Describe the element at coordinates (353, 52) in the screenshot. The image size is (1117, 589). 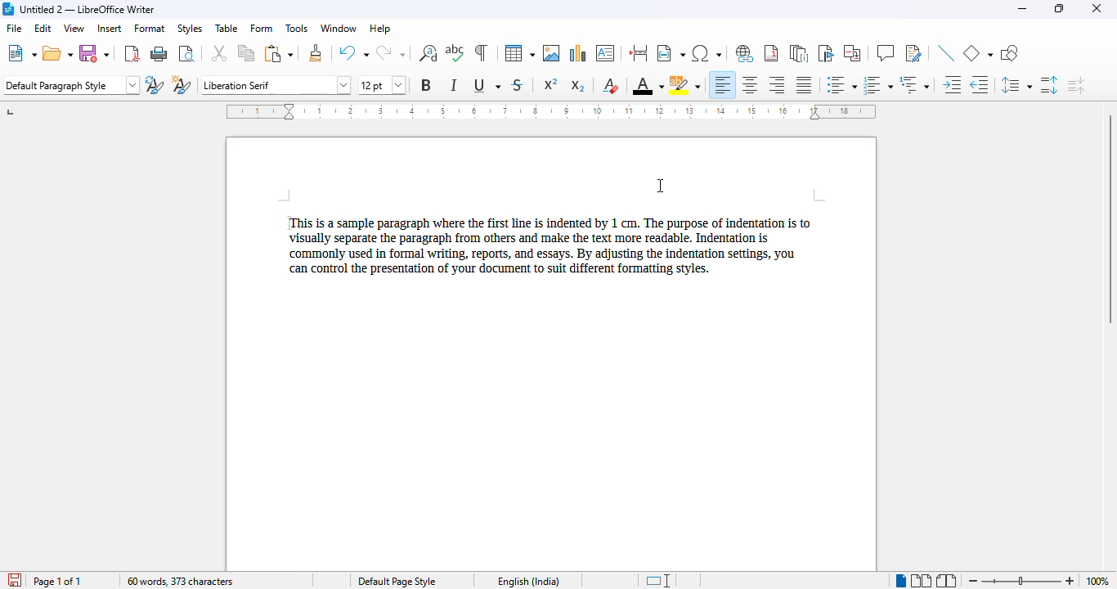
I see `undo` at that location.